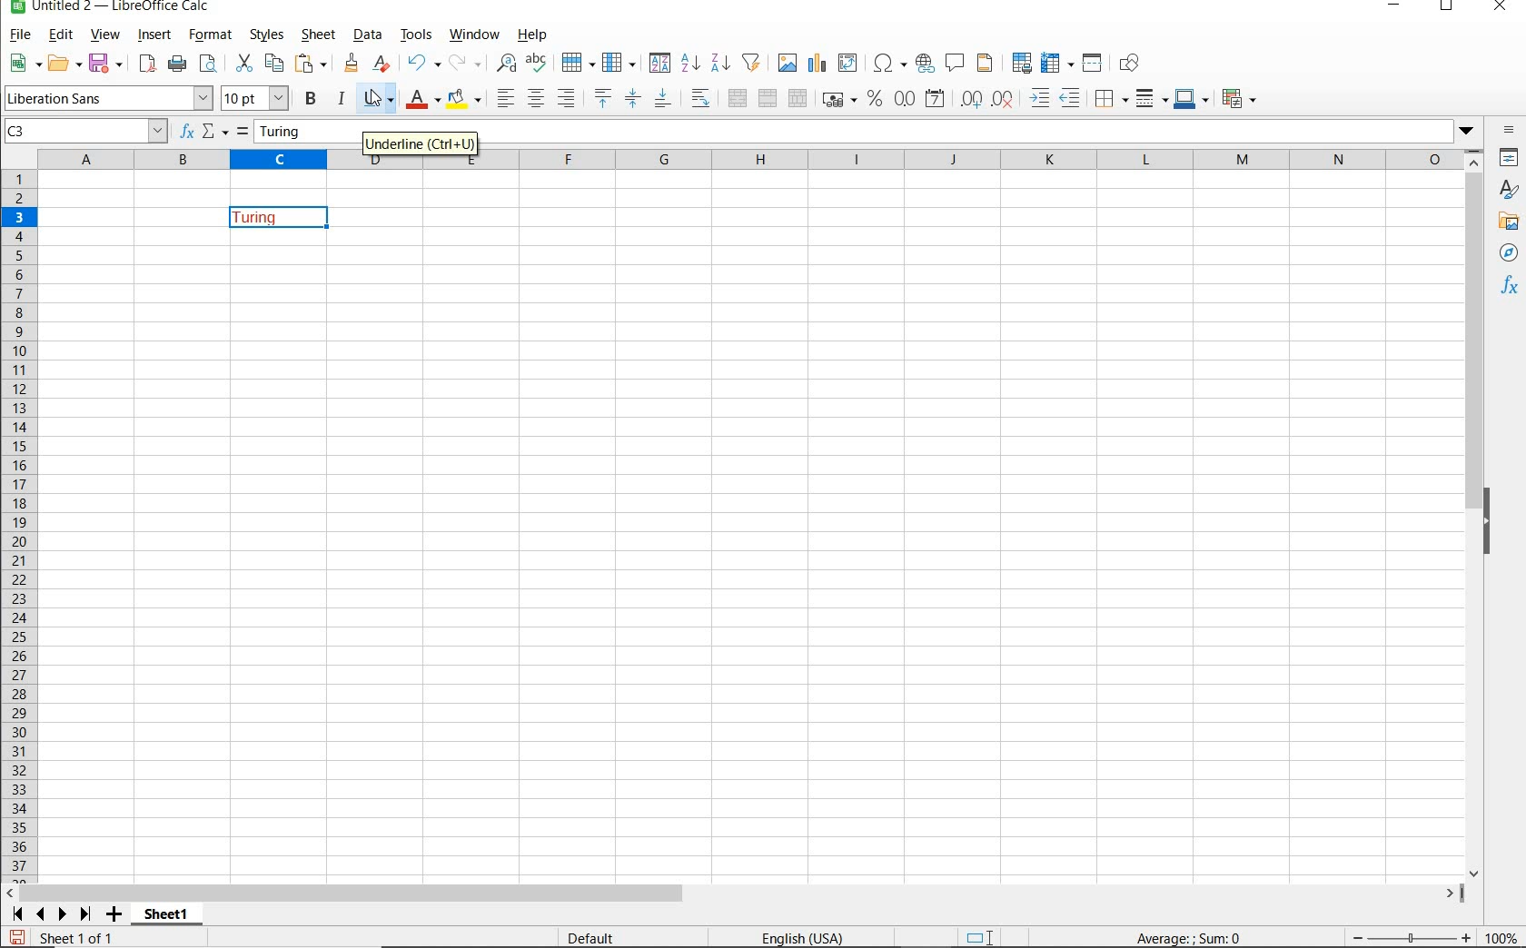 This screenshot has width=1526, height=948. What do you see at coordinates (817, 62) in the screenshot?
I see `INSERT CHAT` at bounding box center [817, 62].